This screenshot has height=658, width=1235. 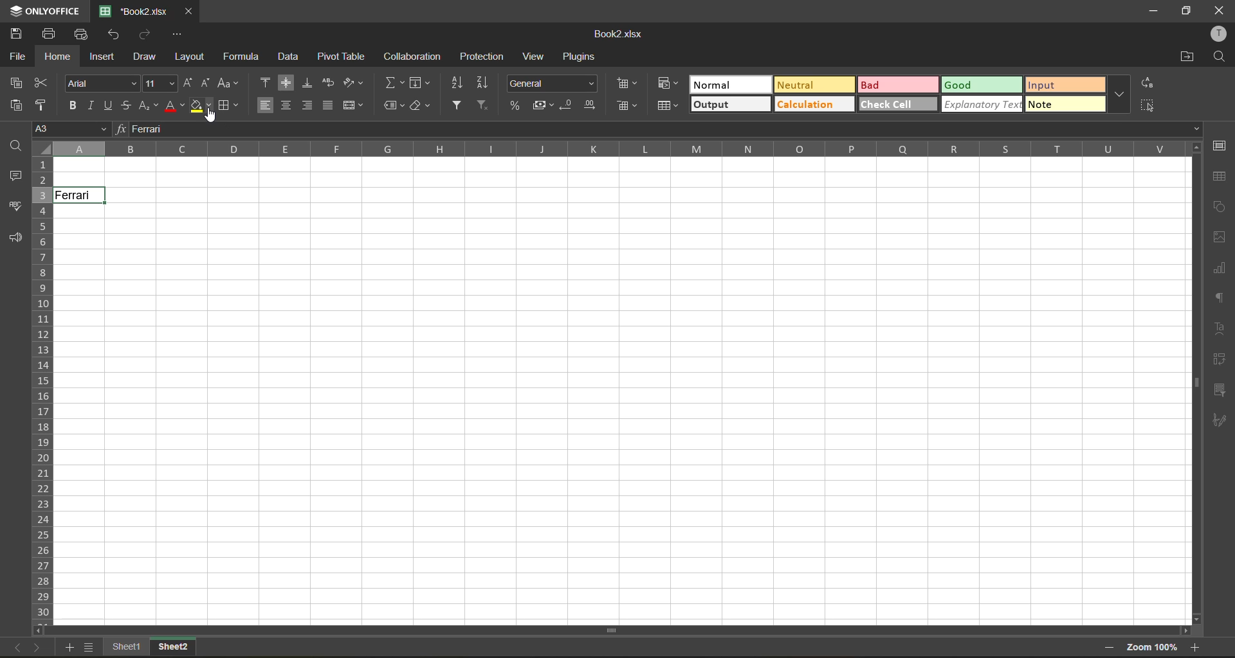 I want to click on feedback, so click(x=14, y=239).